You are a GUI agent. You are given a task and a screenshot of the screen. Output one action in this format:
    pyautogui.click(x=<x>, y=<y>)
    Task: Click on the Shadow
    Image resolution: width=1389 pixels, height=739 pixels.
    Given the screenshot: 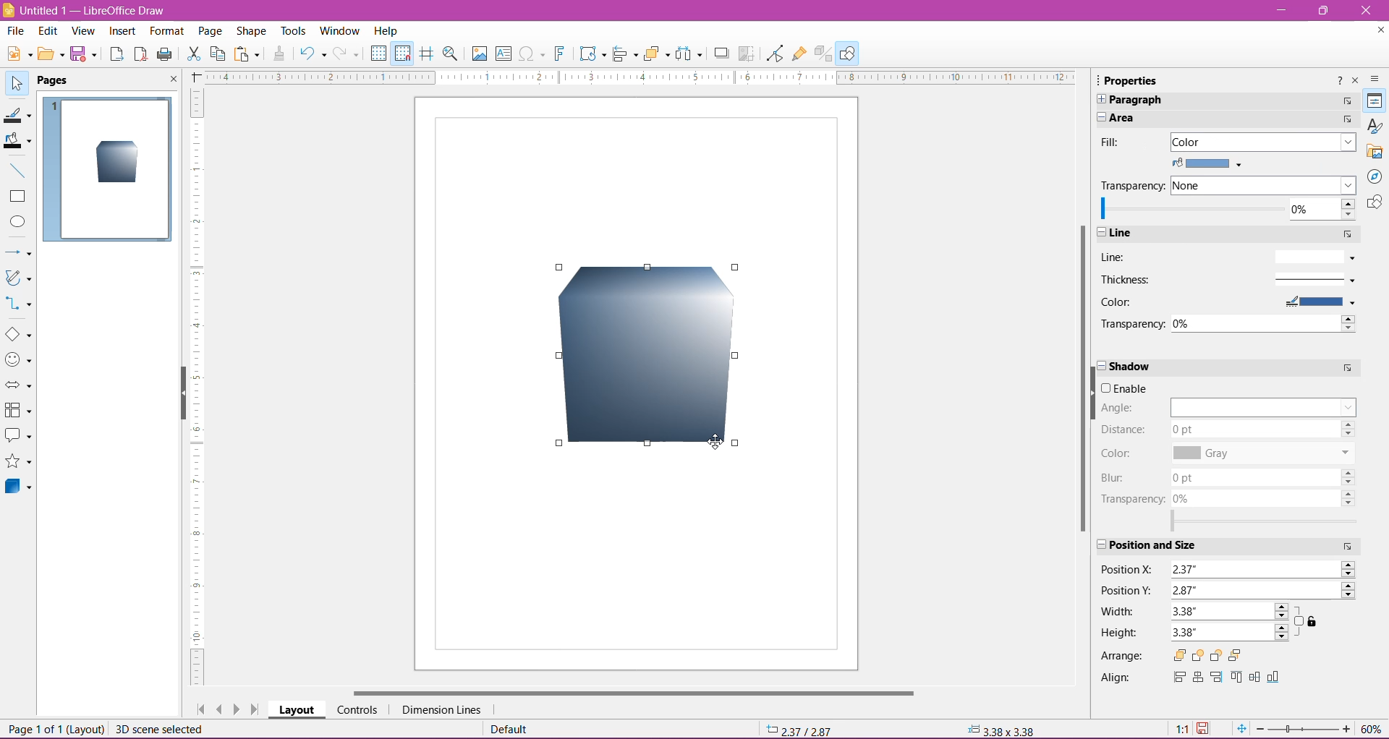 What is the action you would take?
    pyautogui.click(x=721, y=54)
    